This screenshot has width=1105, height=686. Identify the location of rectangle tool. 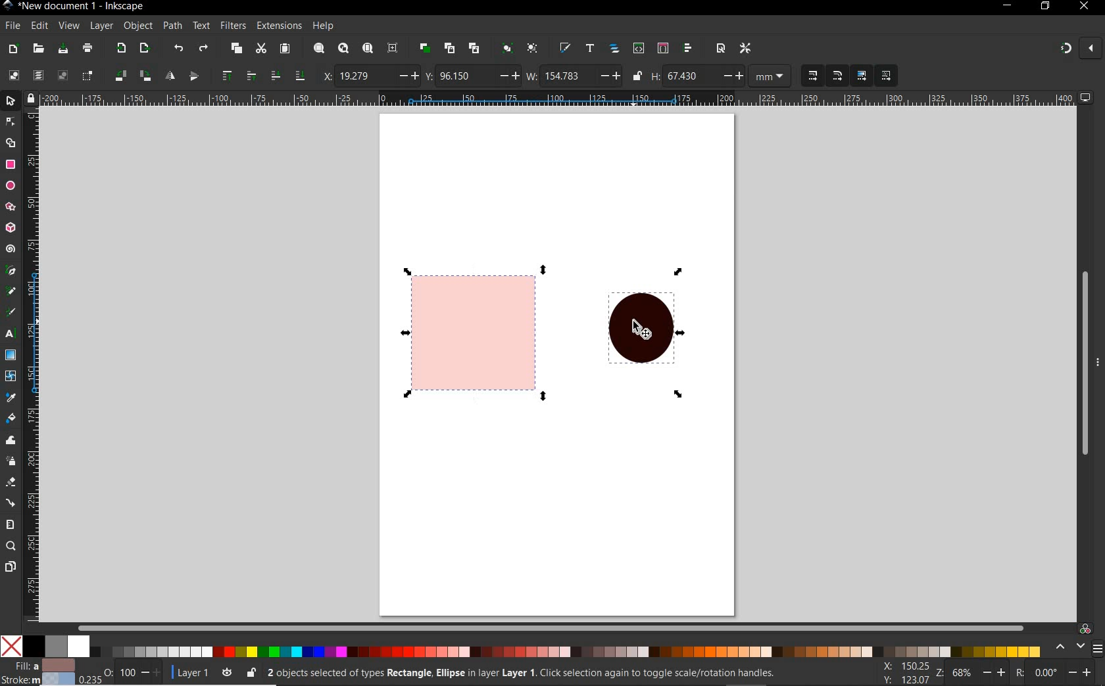
(9, 165).